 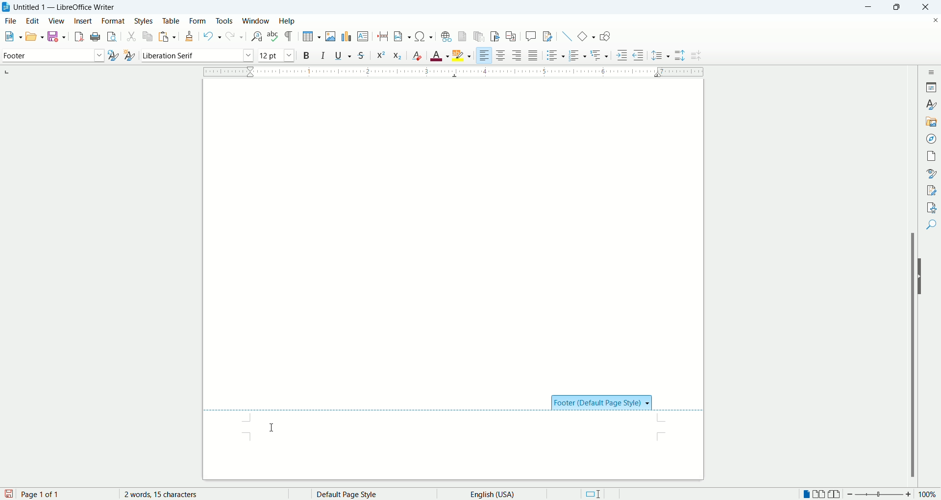 I want to click on format, so click(x=113, y=21).